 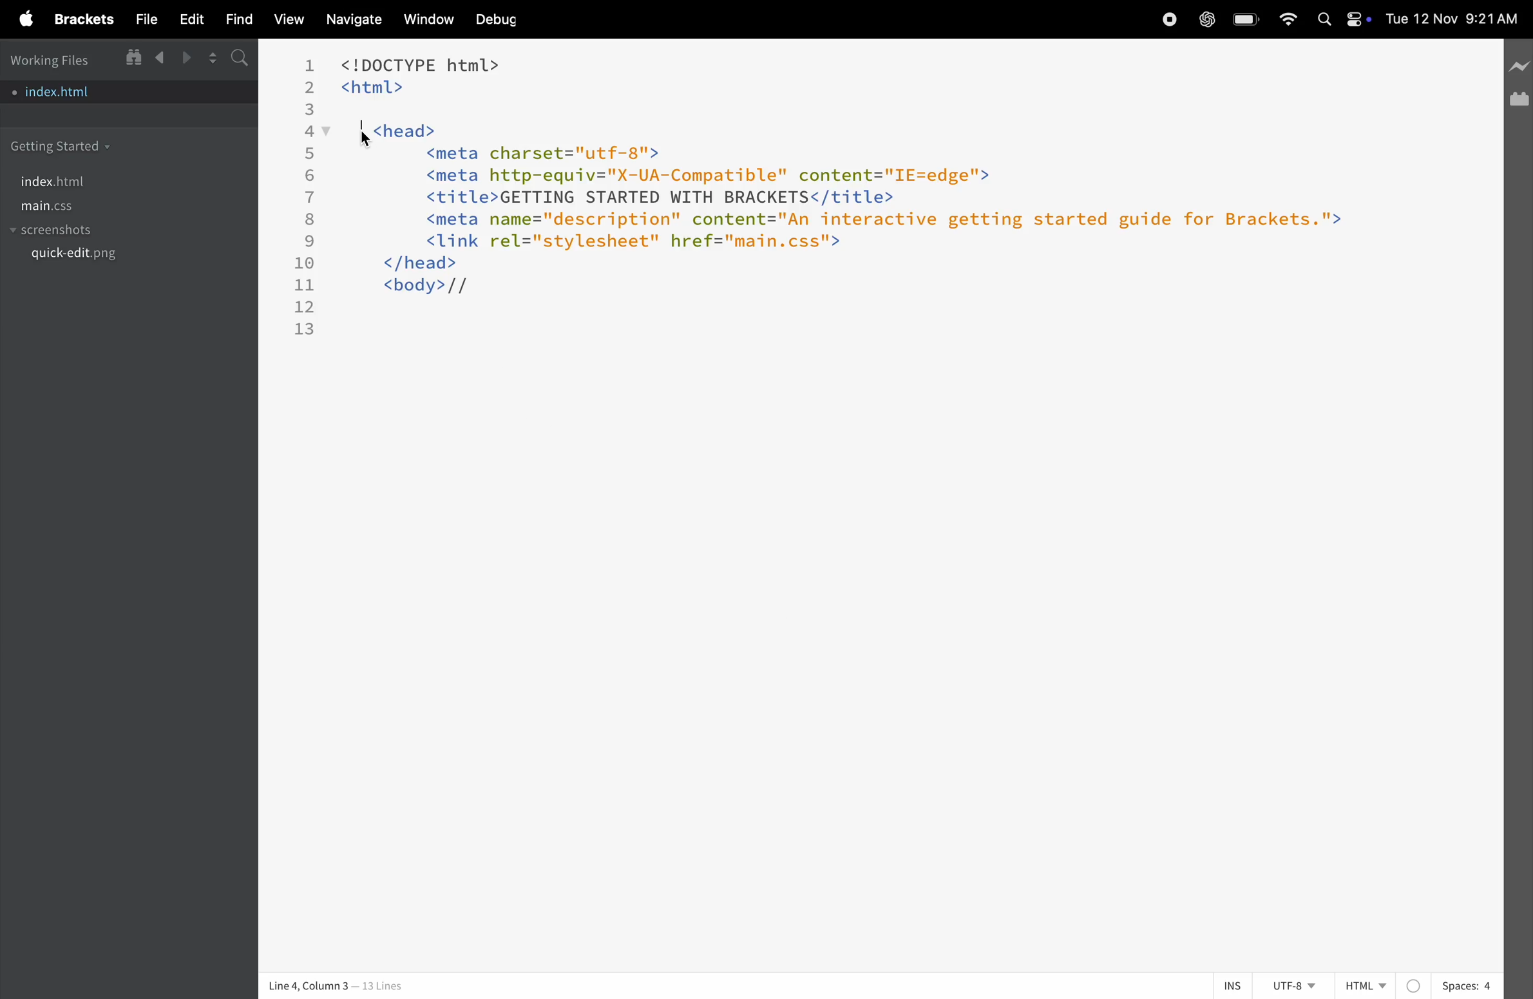 What do you see at coordinates (871, 180) in the screenshot?
I see `<!DOCTYPE html>
<html>
\ <head>
<meta charset="utf-8">
<meta http-equiv="X-UA-Compatible" content="IE=edge">
<title>GETTING STARTED WITH BRACKETS</title>
<meta name="description" content="An interactive getting started guide for Brackets.">
<link rel="stylesheet" href="main.css">
</head>
<body>//` at bounding box center [871, 180].